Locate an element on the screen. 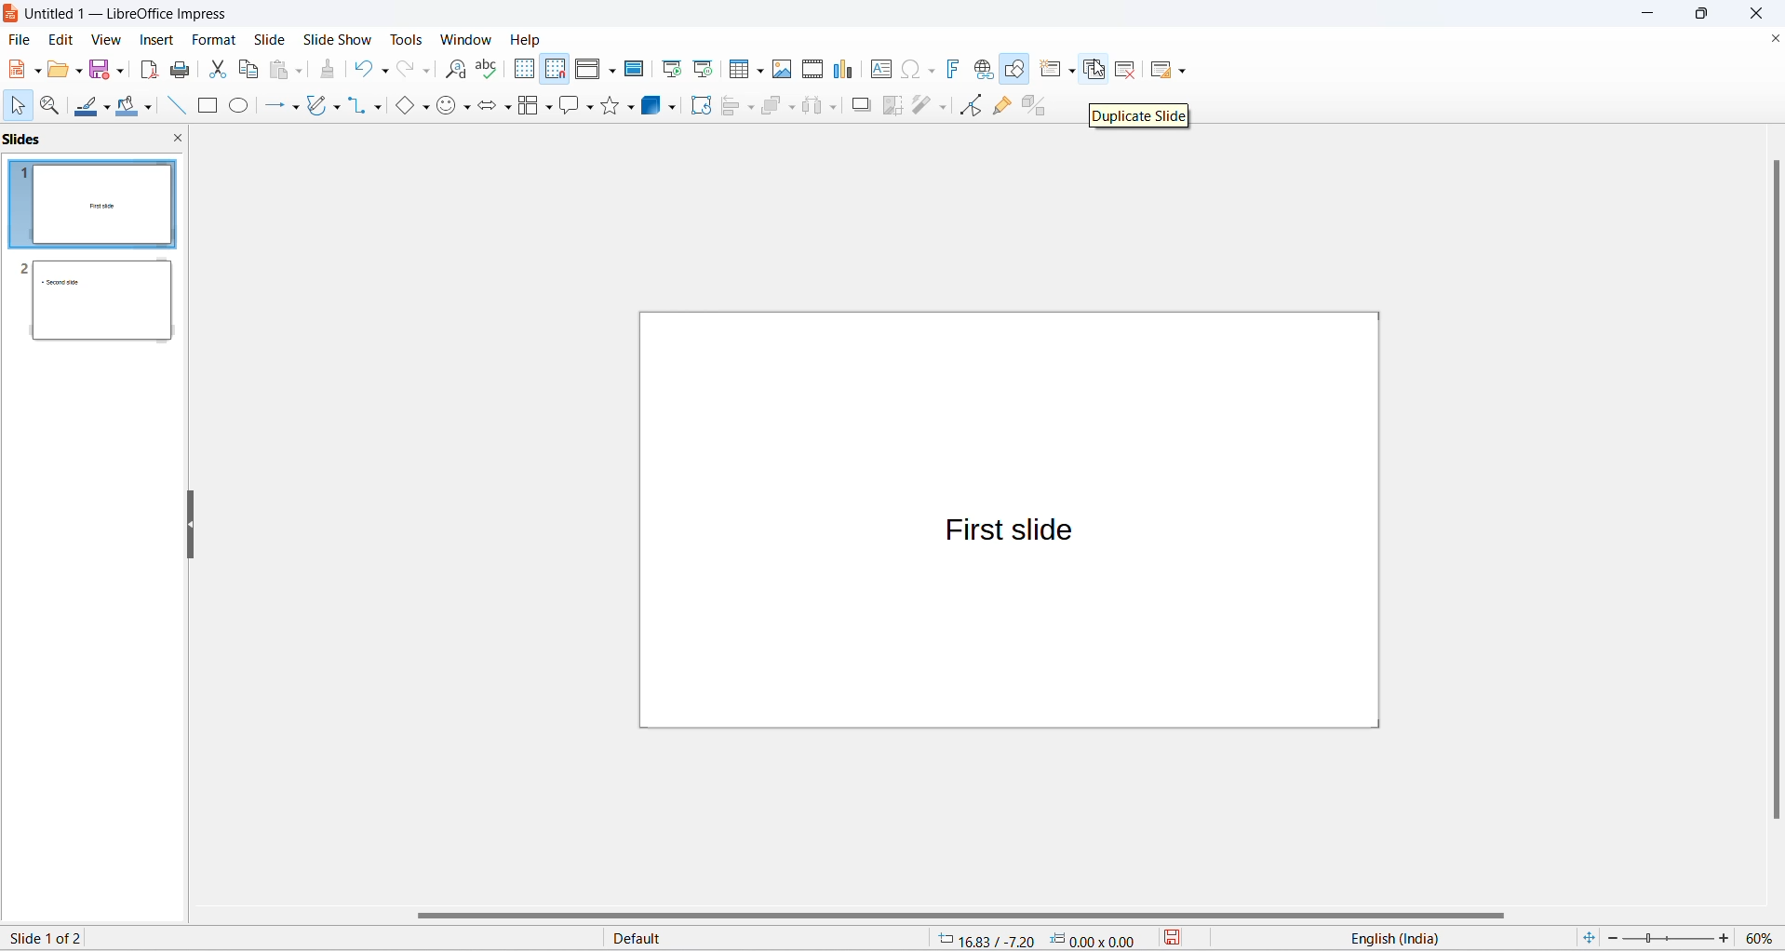  fill color options is located at coordinates (149, 106).